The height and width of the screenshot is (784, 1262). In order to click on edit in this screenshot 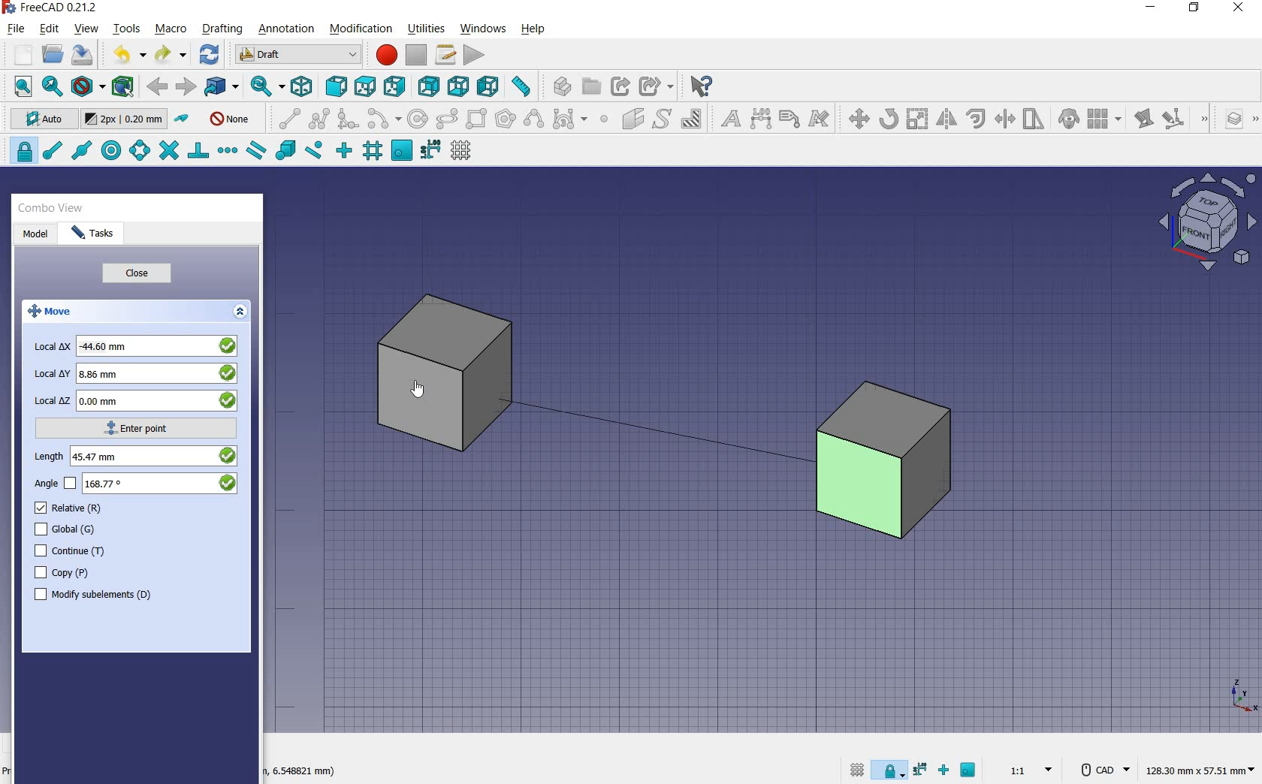, I will do `click(50, 29)`.